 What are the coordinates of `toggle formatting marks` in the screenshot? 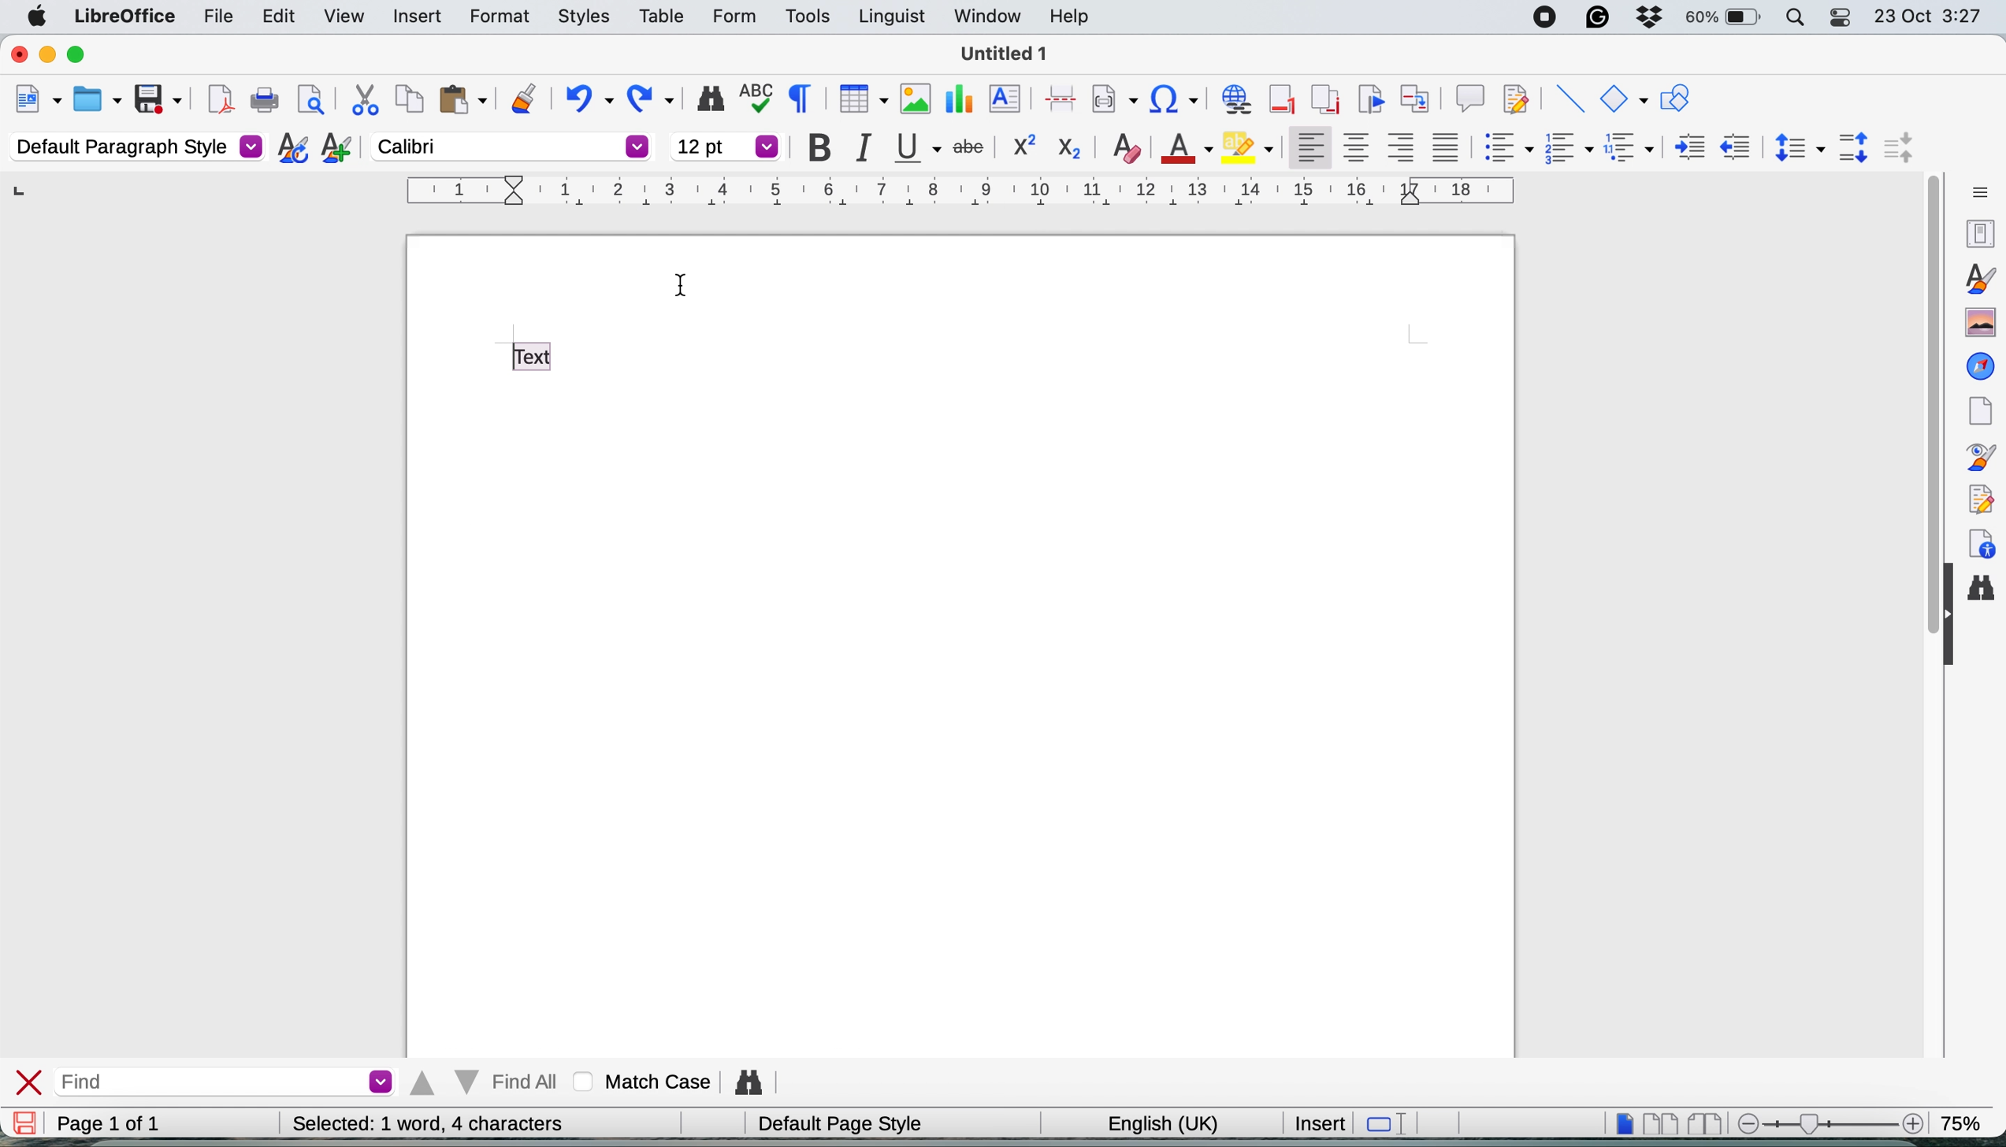 It's located at (798, 99).